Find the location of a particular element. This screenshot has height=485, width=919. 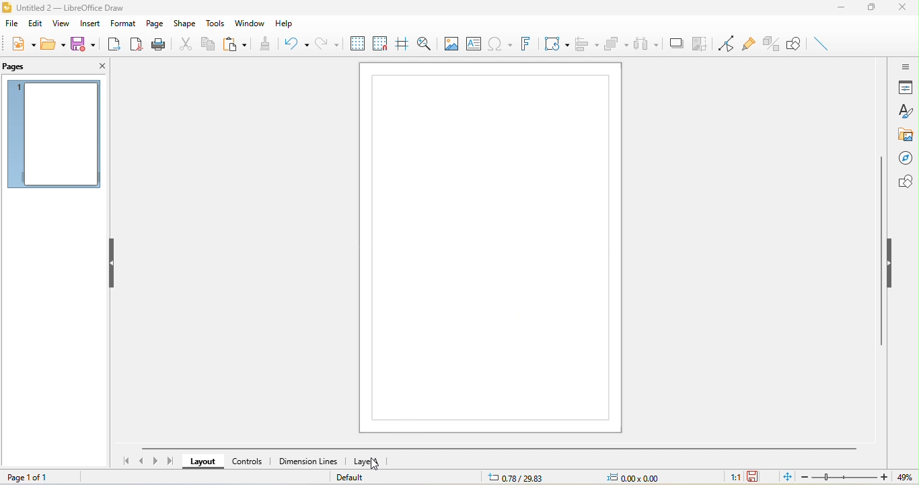

Hide is located at coordinates (112, 263).